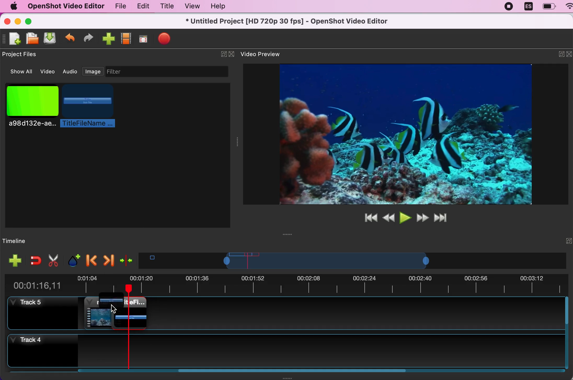 The height and width of the screenshot is (380, 573). What do you see at coordinates (399, 133) in the screenshot?
I see `video preview` at bounding box center [399, 133].